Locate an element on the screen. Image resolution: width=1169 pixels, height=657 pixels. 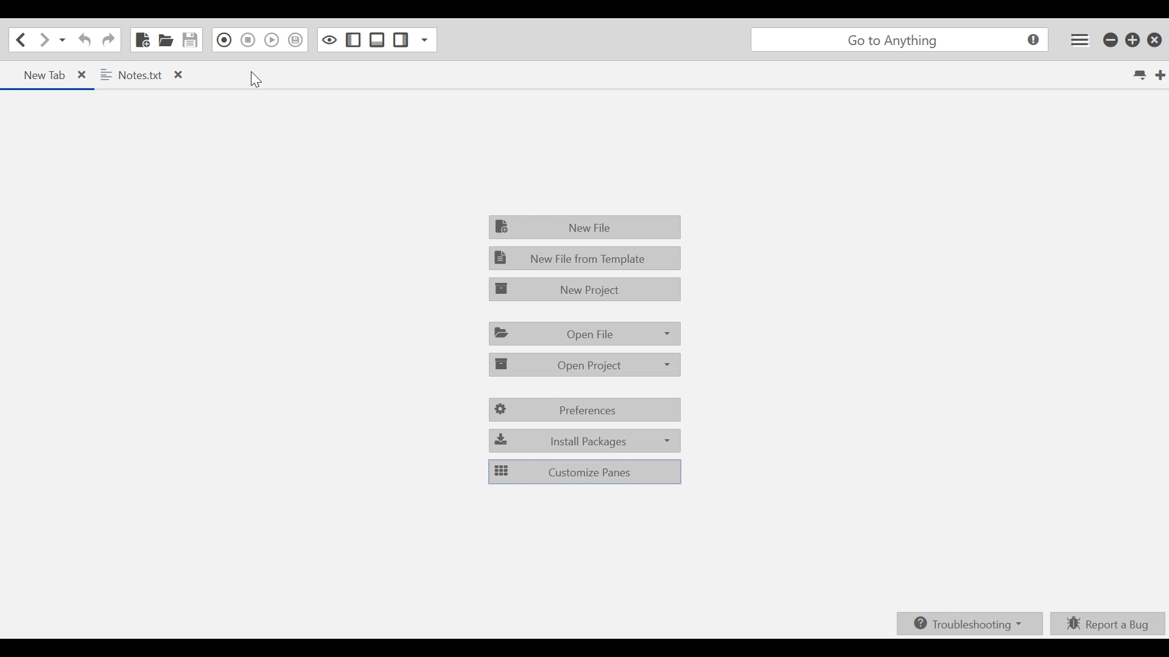
Click to go back one location is located at coordinates (19, 40).